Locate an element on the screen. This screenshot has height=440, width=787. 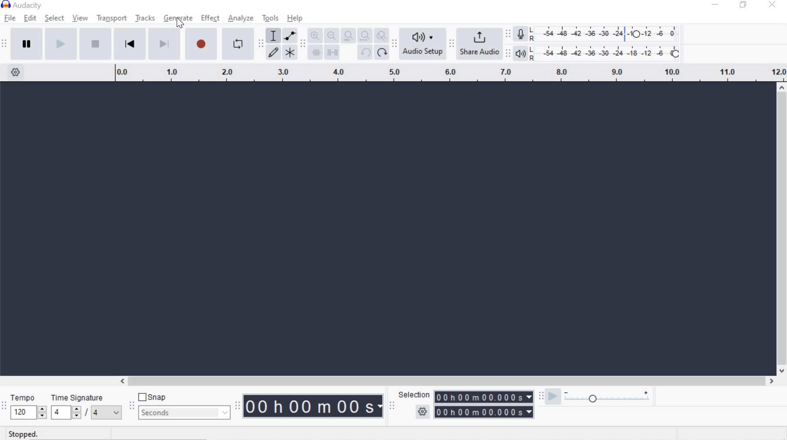
Recording meter toolbar is located at coordinates (507, 34).